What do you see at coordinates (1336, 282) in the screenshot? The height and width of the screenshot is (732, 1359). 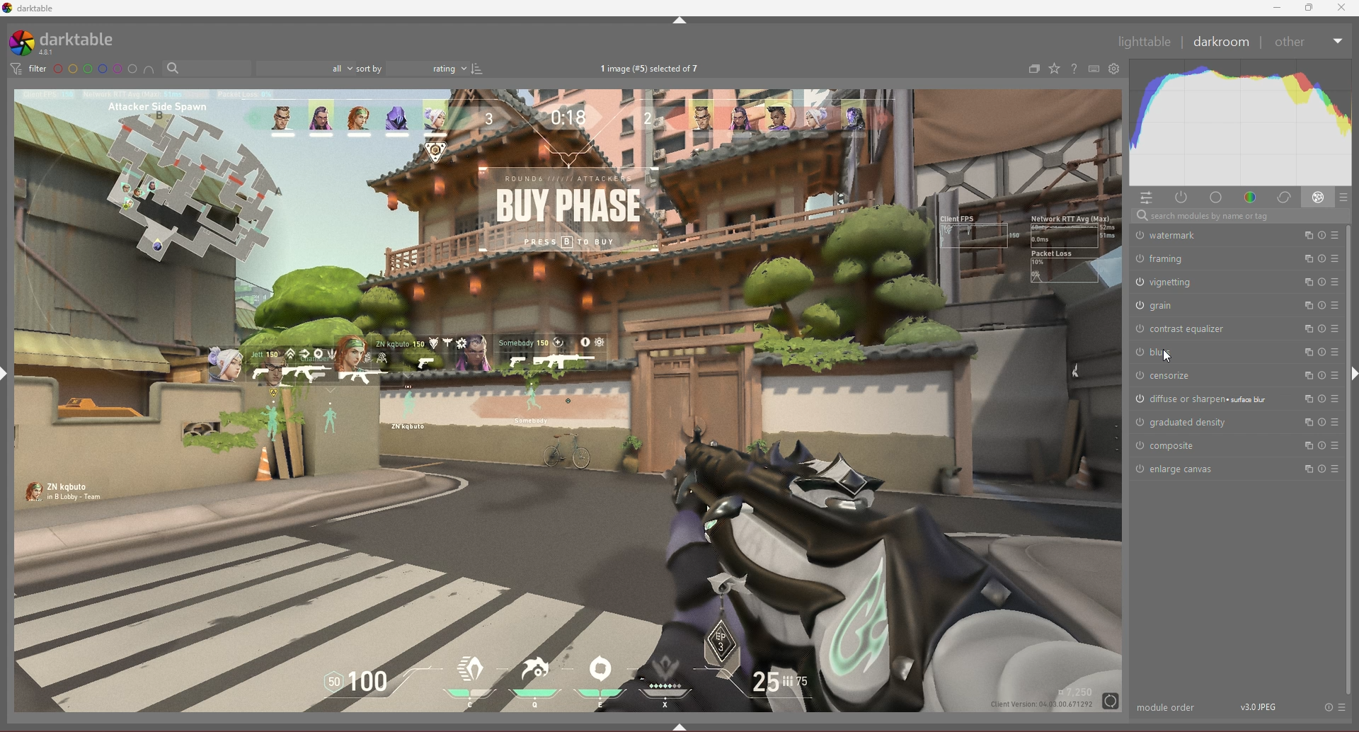 I see `presets` at bounding box center [1336, 282].